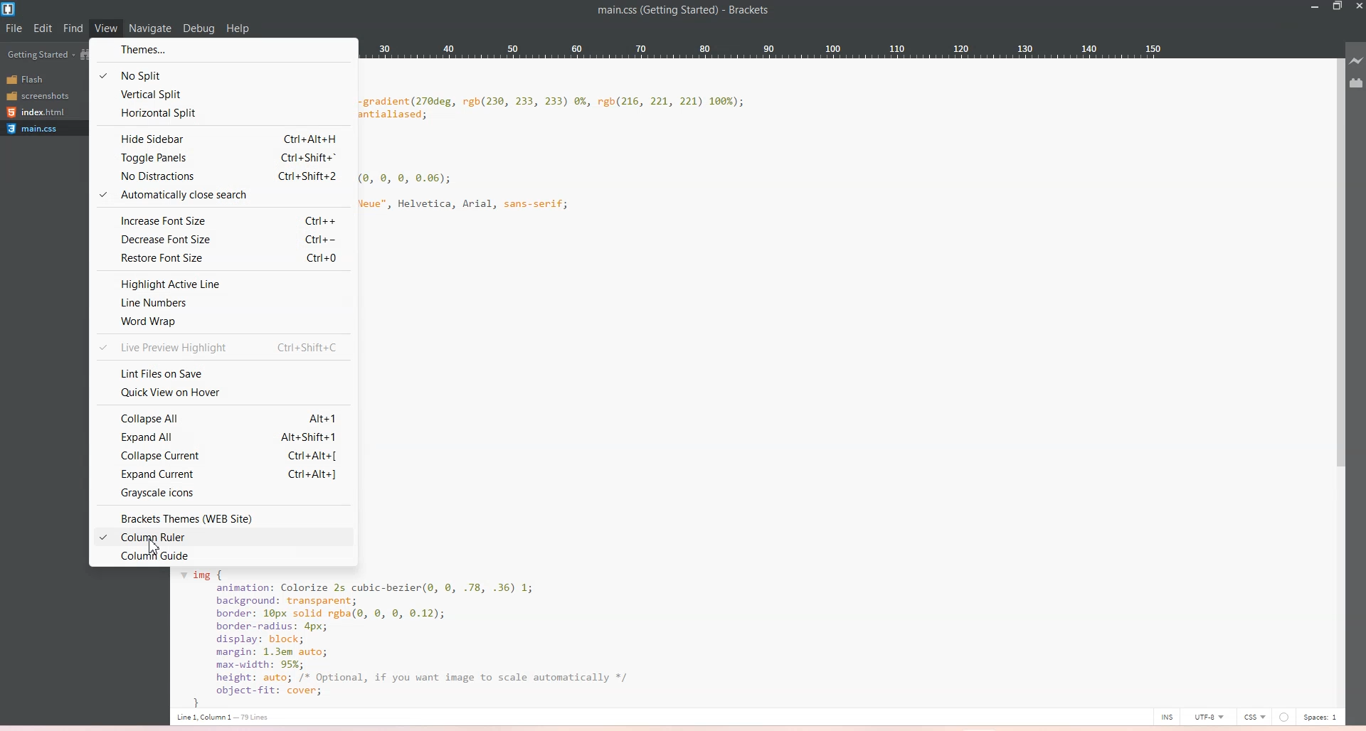 The image size is (1366, 731). I want to click on Lint files on save, so click(223, 372).